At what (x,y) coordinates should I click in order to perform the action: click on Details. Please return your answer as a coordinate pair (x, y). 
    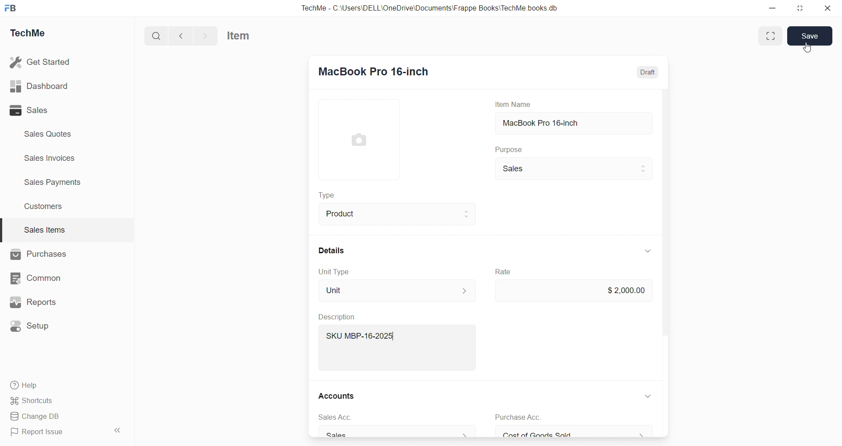
    Looking at the image, I should click on (332, 251).